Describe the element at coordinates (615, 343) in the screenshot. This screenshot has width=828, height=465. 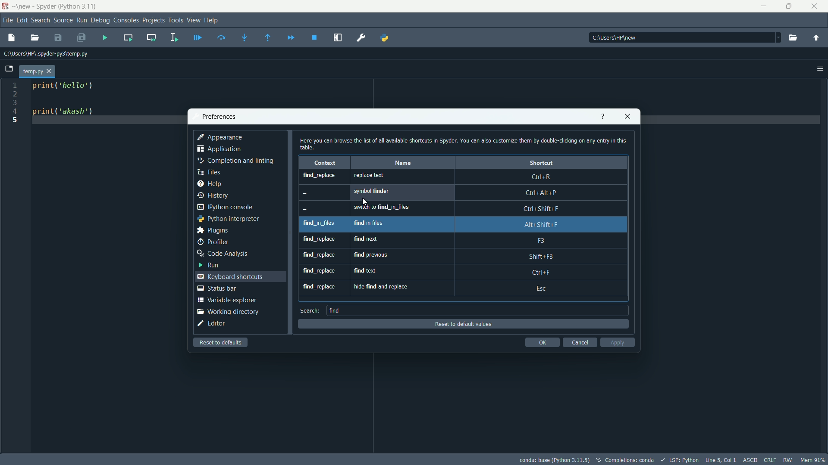
I see `apply` at that location.